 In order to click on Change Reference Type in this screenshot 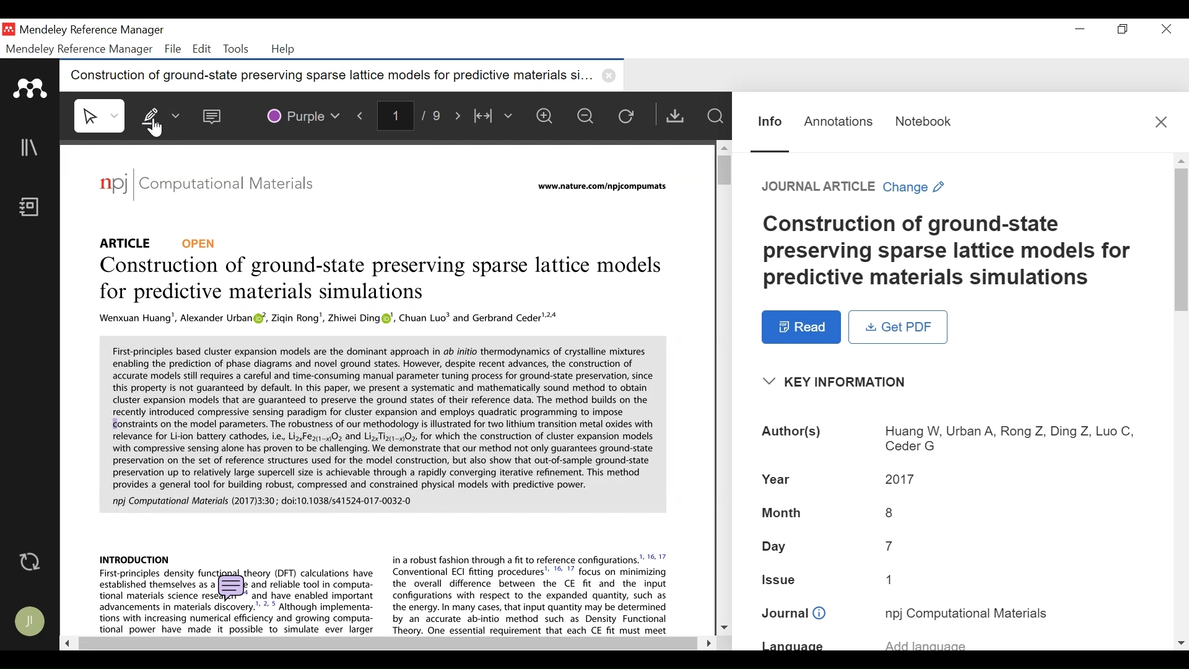, I will do `click(853, 186)`.